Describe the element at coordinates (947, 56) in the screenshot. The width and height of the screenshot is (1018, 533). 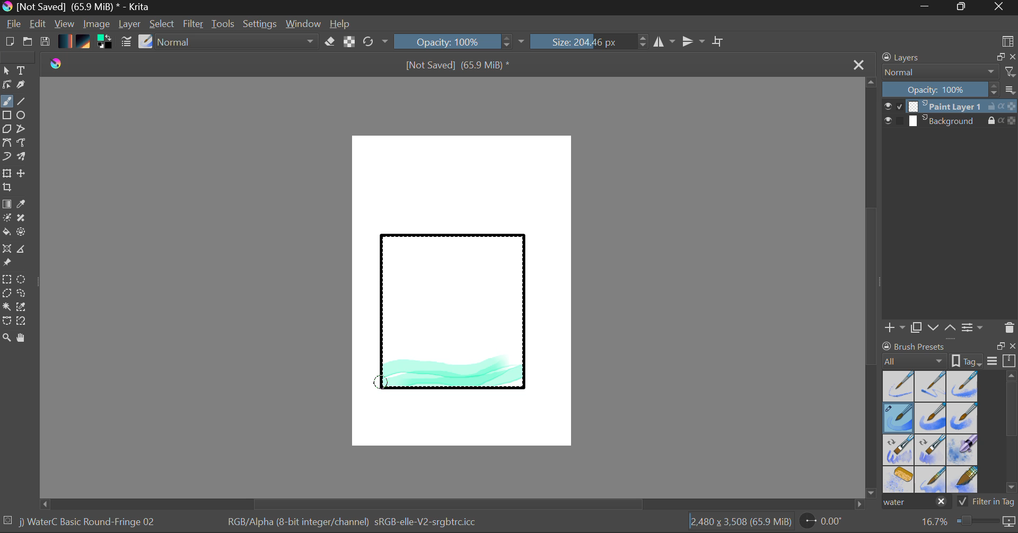
I see `Layers Docket Tab` at that location.